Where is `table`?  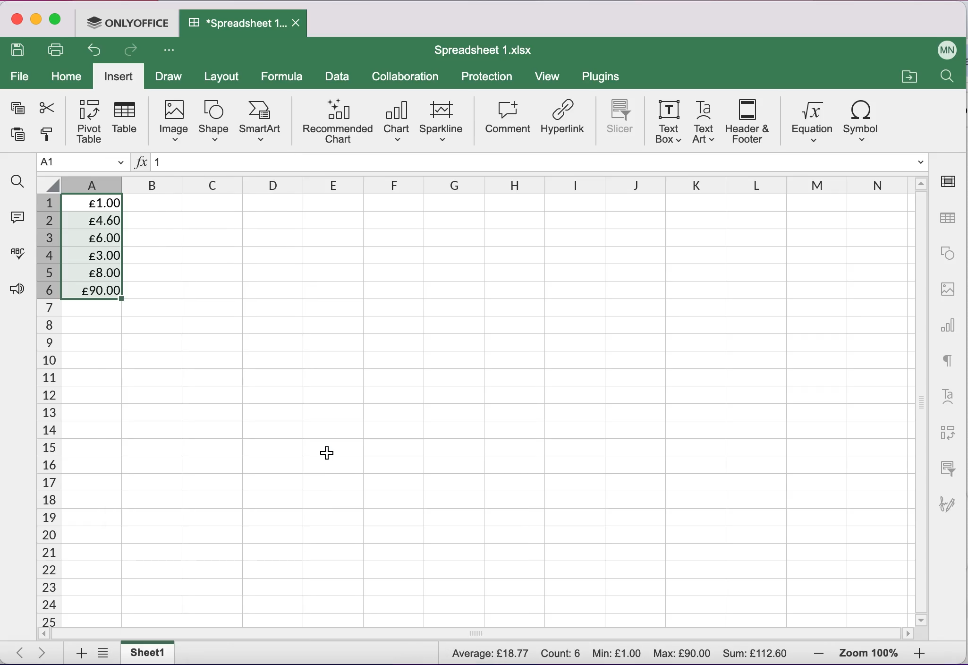 table is located at coordinates (127, 120).